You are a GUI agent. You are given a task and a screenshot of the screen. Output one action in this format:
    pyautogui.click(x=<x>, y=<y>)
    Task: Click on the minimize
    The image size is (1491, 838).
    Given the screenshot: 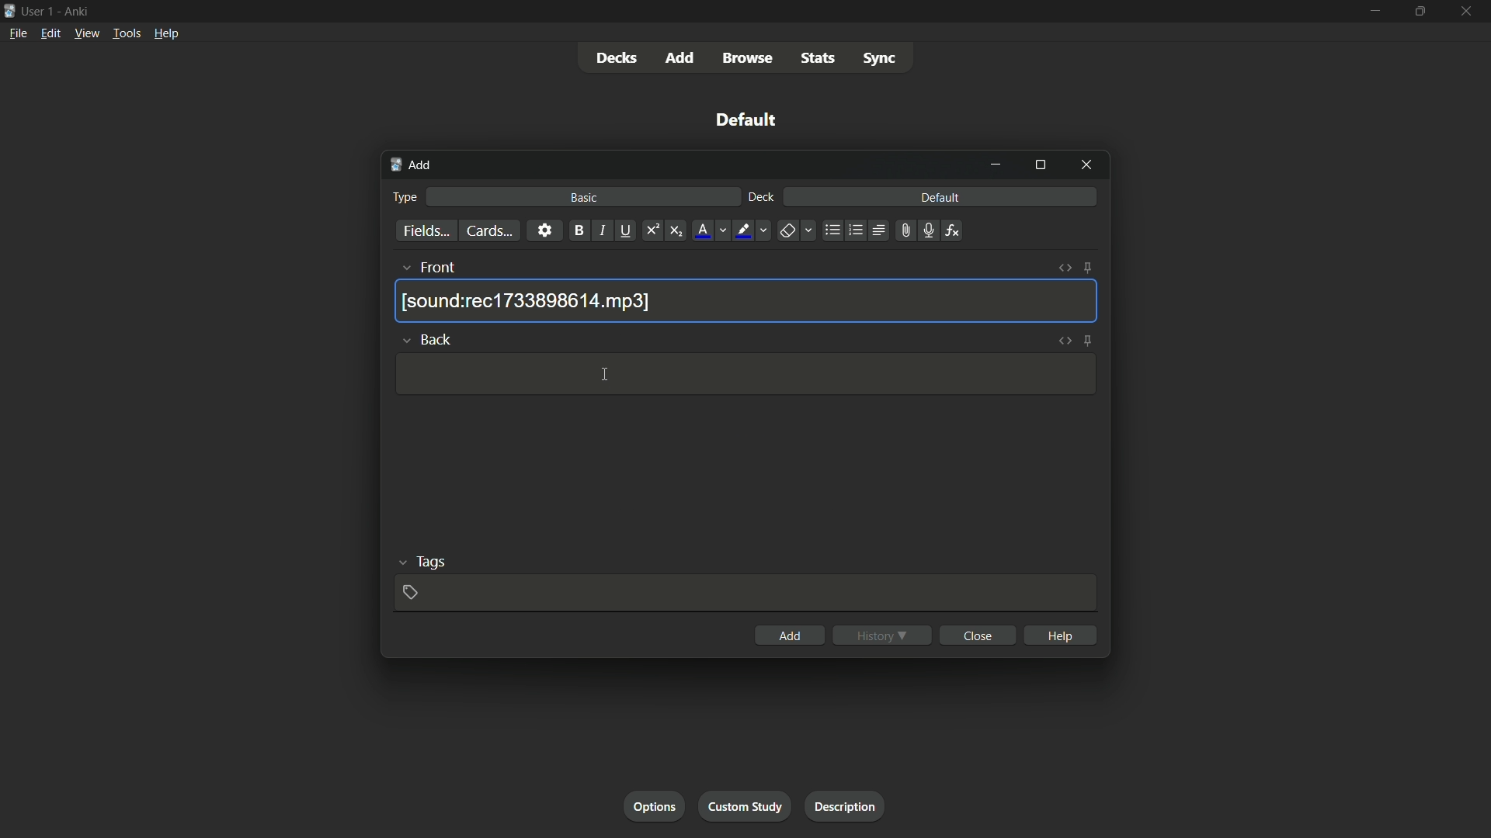 What is the action you would take?
    pyautogui.click(x=998, y=164)
    